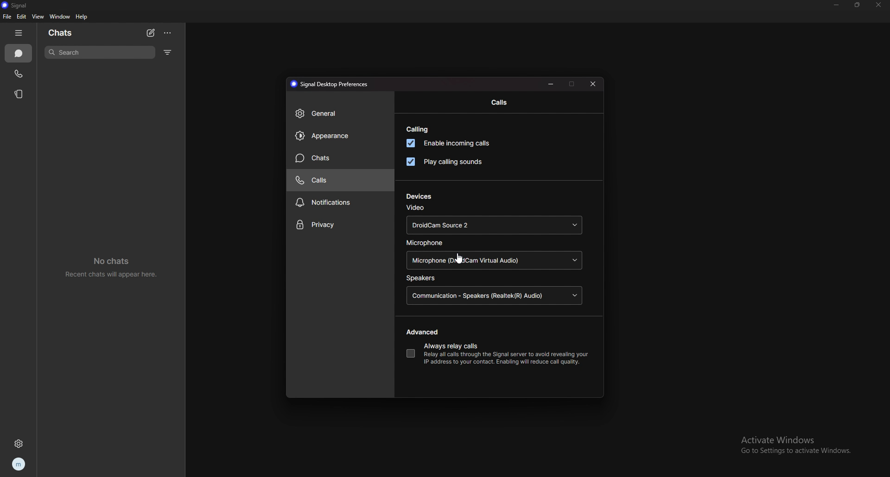 This screenshot has width=890, height=477. Describe the element at coordinates (67, 32) in the screenshot. I see `chats` at that location.